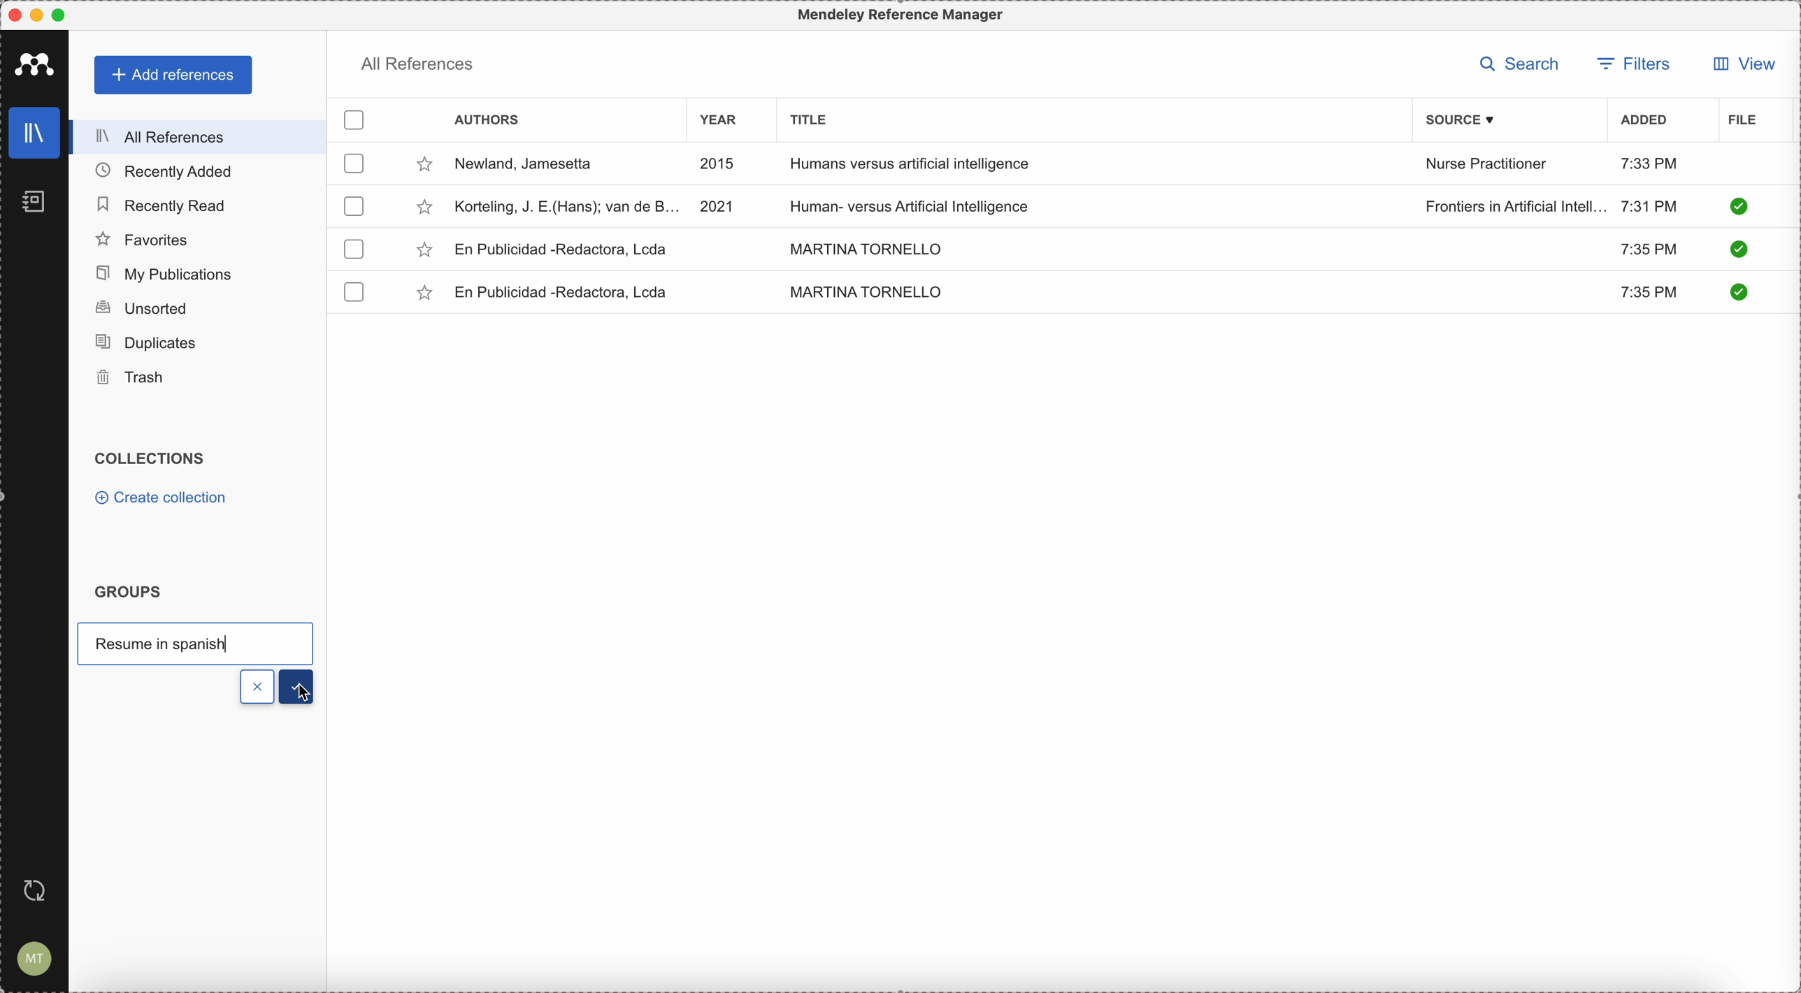 The width and height of the screenshot is (1801, 993). What do you see at coordinates (805, 118) in the screenshot?
I see `title` at bounding box center [805, 118].